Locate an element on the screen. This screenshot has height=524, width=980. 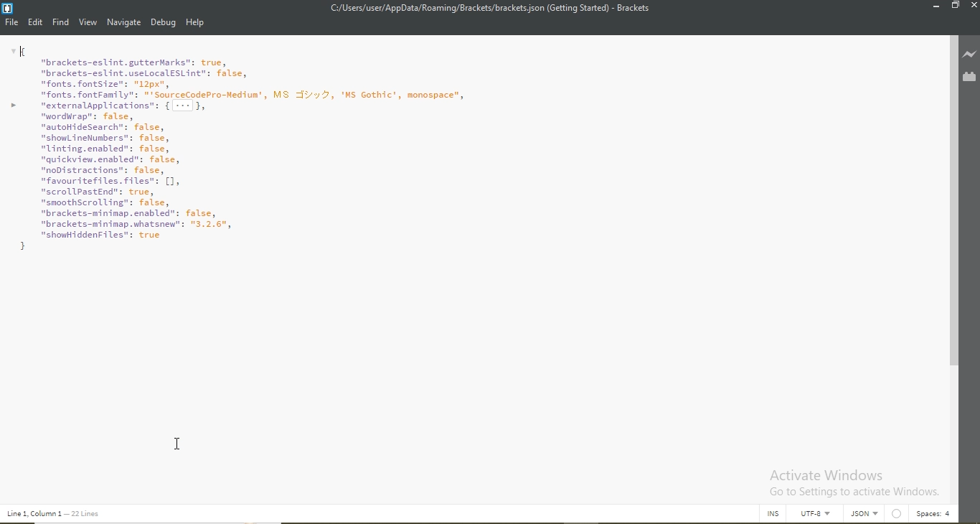
Logo is located at coordinates (8, 9).